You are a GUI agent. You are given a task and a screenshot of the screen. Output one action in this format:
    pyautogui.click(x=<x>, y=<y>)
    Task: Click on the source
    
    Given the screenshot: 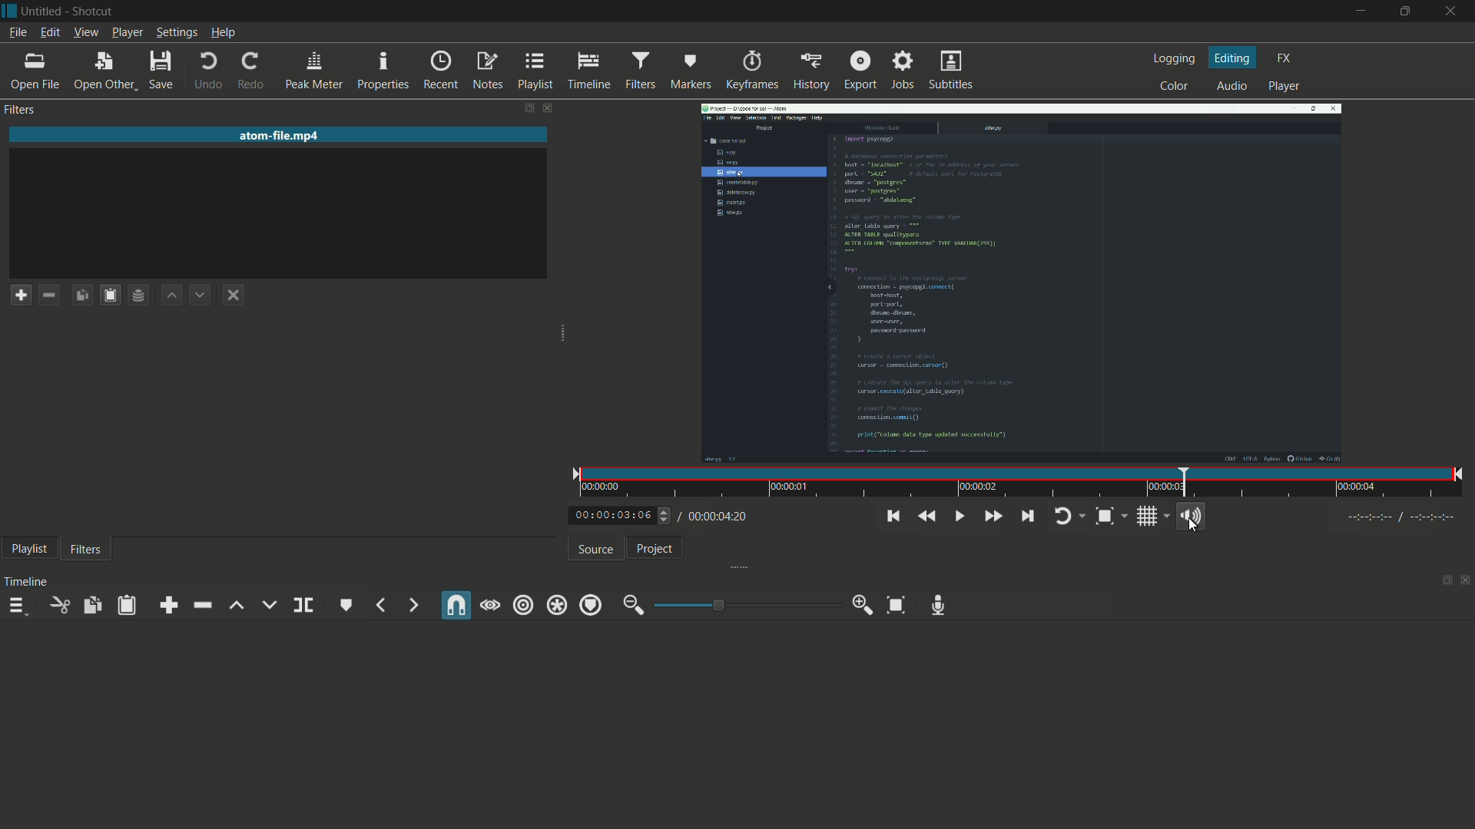 What is the action you would take?
    pyautogui.click(x=592, y=550)
    